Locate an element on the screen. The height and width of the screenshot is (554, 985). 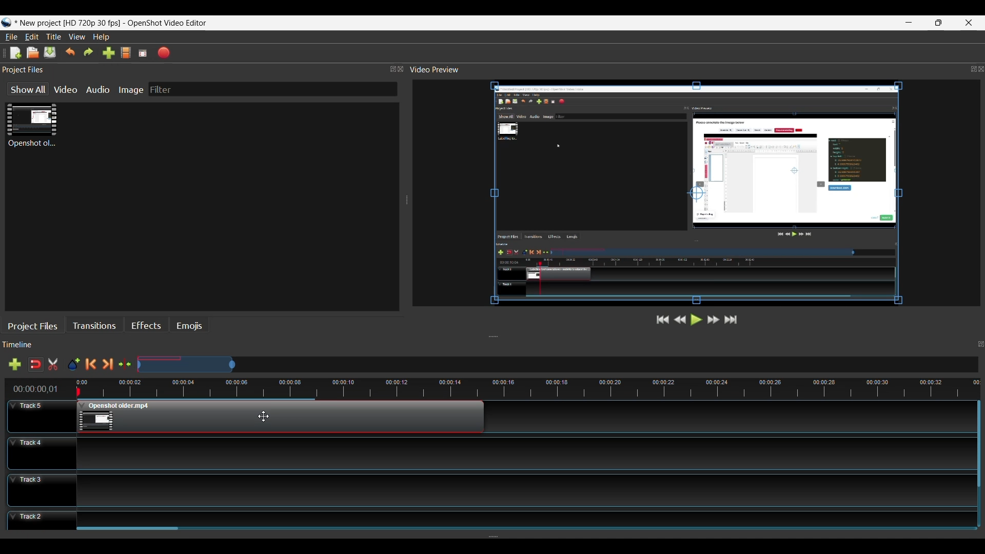
View is located at coordinates (76, 37).